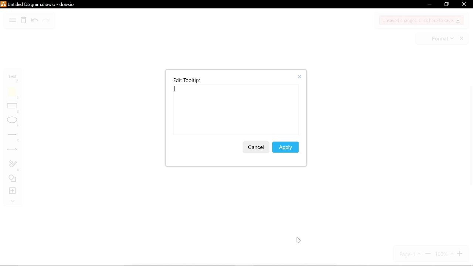 This screenshot has height=266, width=473. I want to click on redo, so click(46, 21).